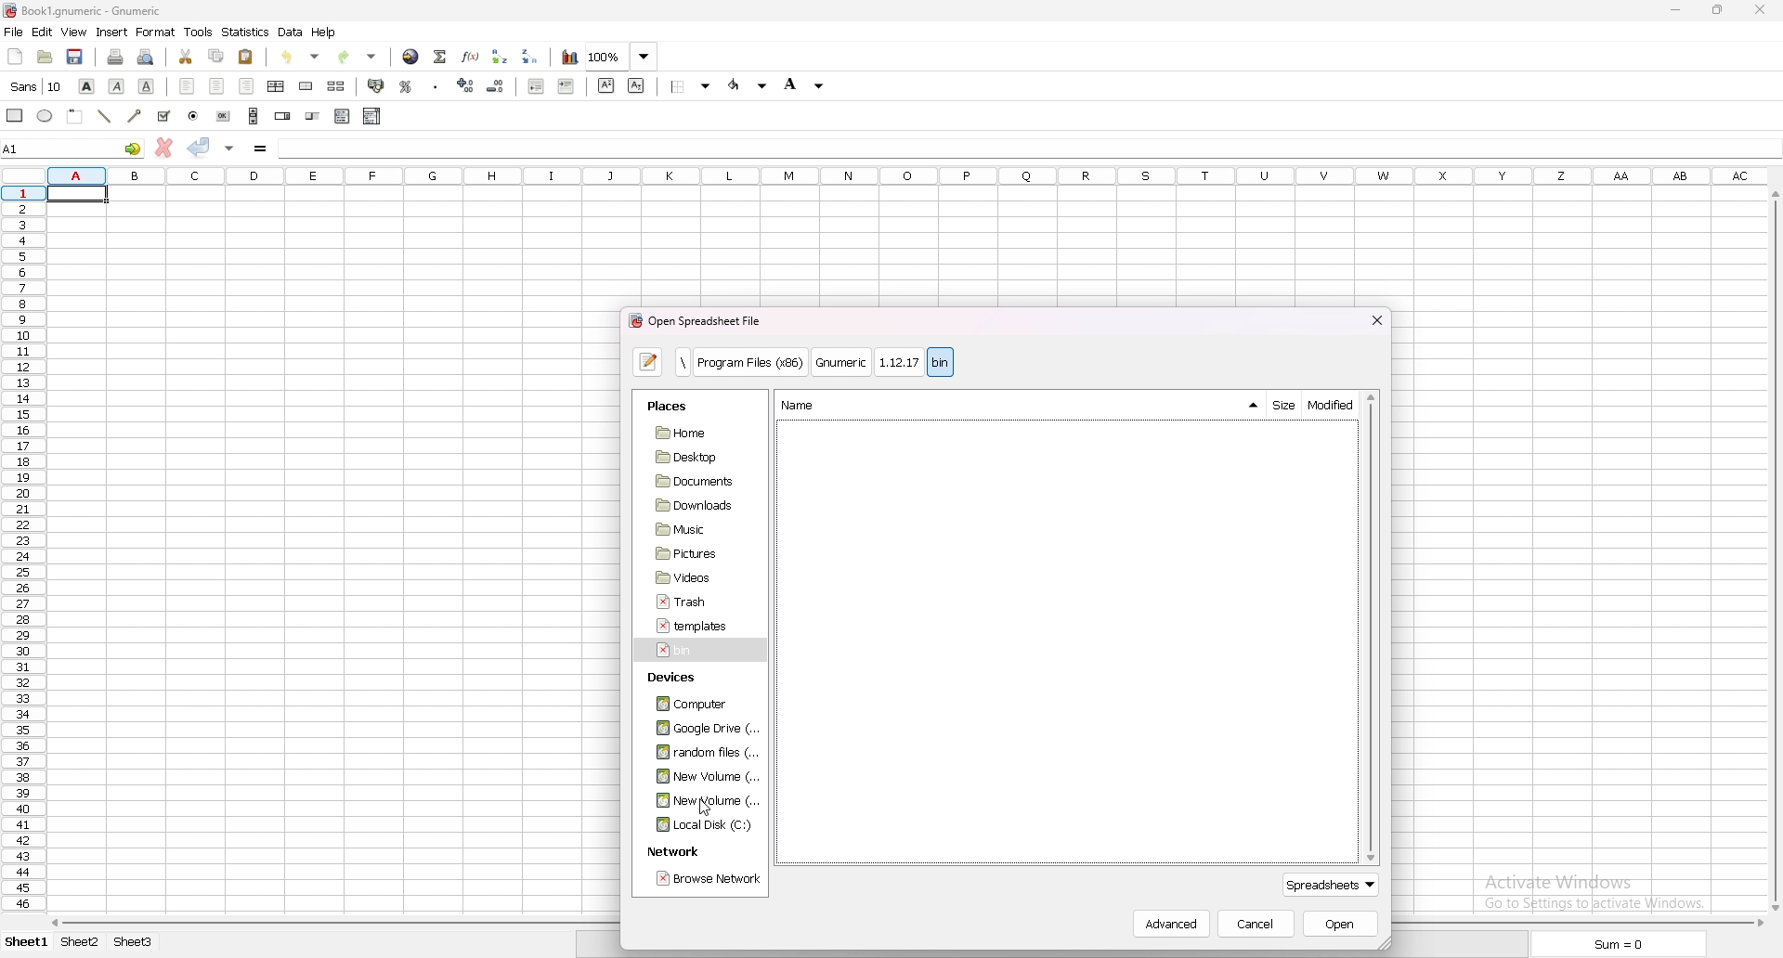 The image size is (1783, 958). Describe the element at coordinates (76, 57) in the screenshot. I see `save` at that location.